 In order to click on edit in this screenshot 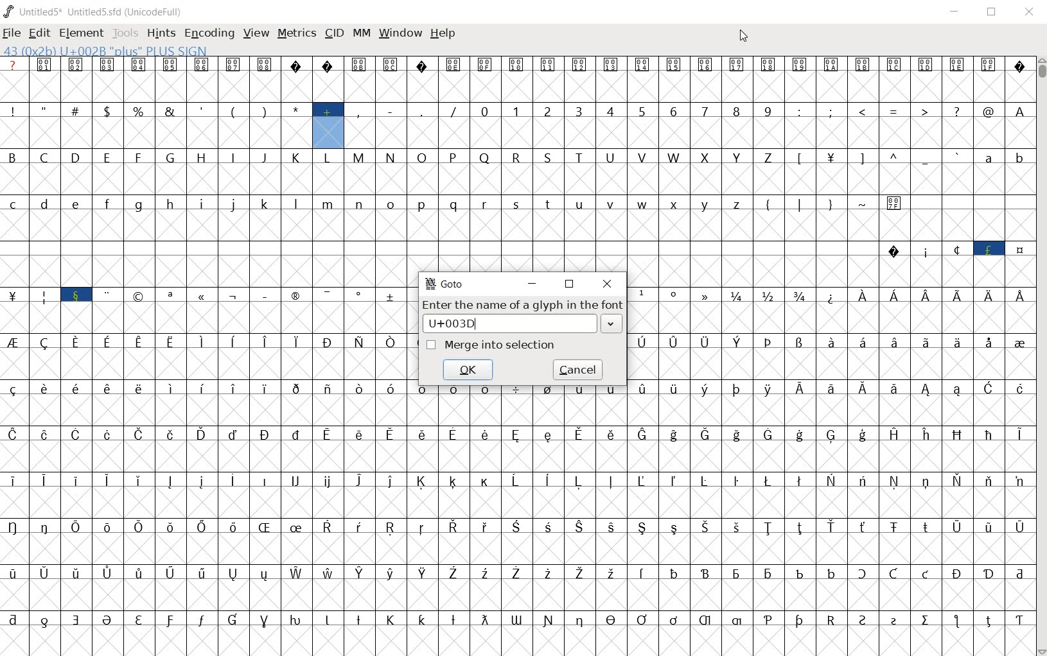, I will do `click(39, 33)`.